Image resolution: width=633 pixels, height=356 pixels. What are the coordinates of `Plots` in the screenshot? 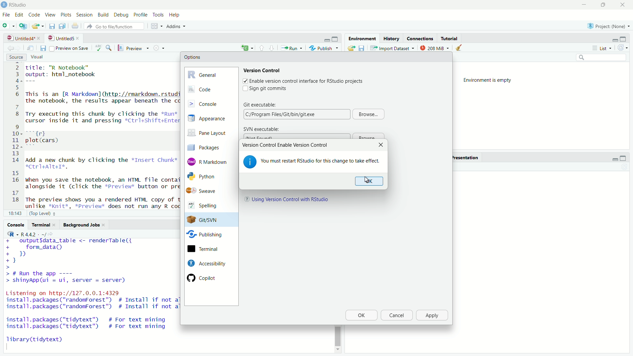 It's located at (66, 15).